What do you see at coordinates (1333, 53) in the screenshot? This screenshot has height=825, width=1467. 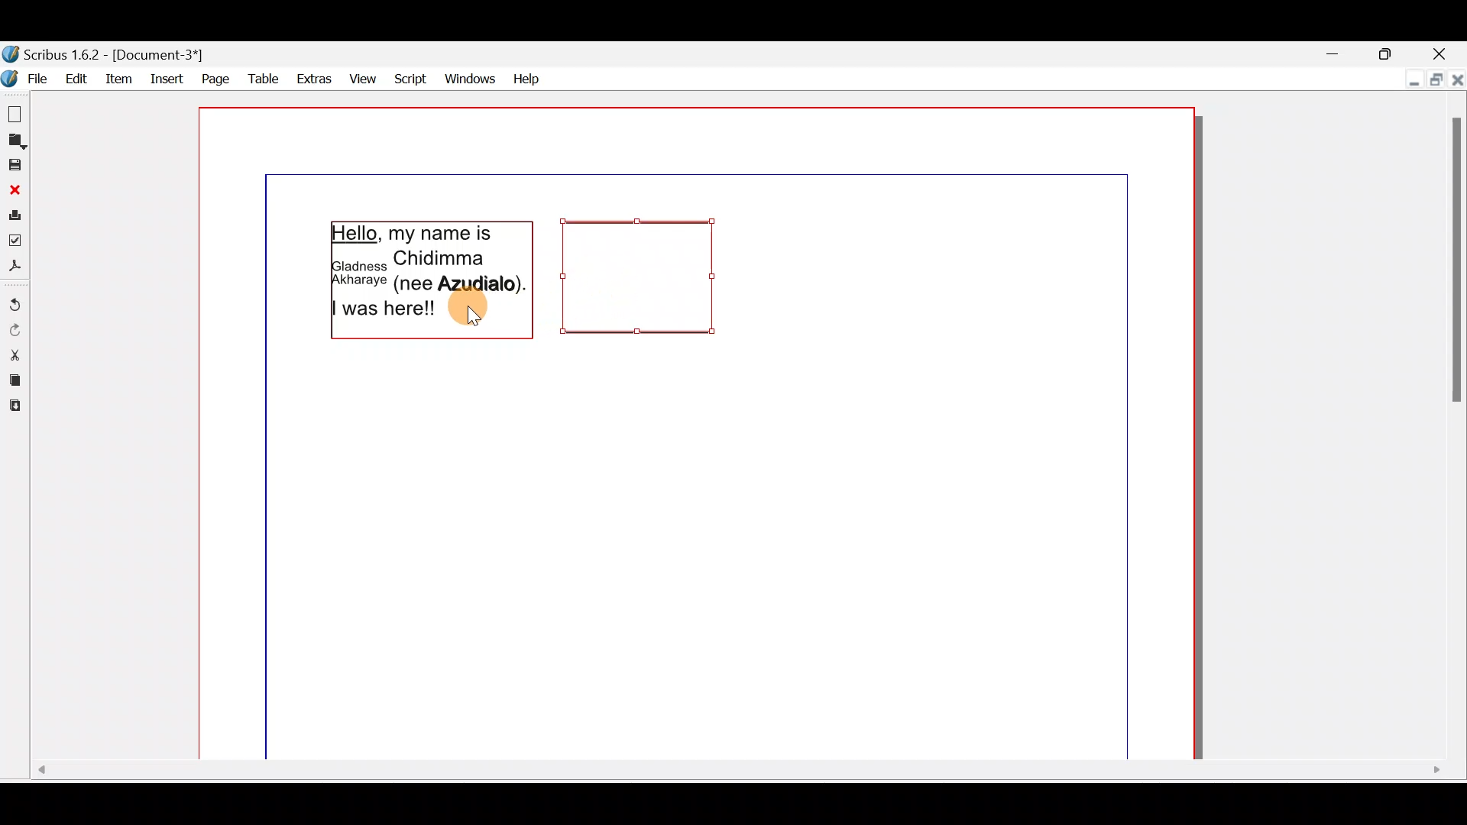 I see `Minimise` at bounding box center [1333, 53].